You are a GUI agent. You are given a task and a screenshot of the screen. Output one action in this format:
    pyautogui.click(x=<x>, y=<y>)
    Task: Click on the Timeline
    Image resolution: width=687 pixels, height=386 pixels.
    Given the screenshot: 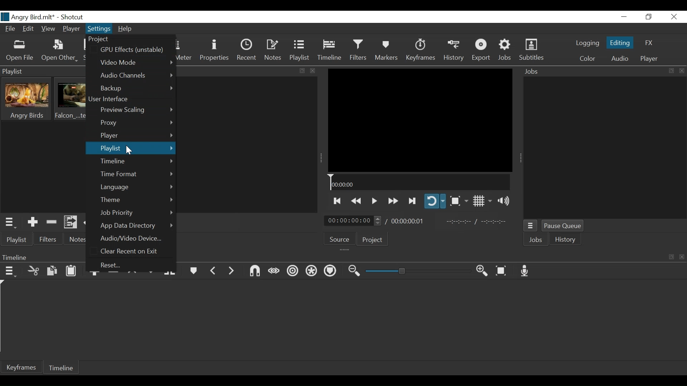 What is the action you would take?
    pyautogui.click(x=329, y=51)
    